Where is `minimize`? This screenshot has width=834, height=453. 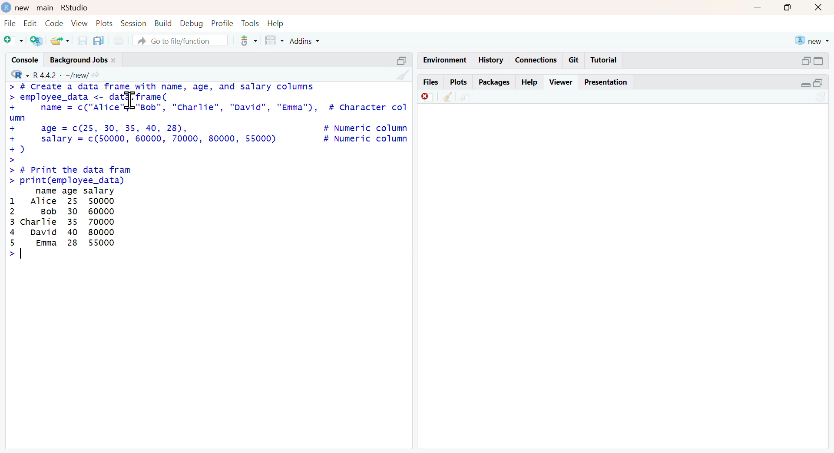
minimize is located at coordinates (762, 9).